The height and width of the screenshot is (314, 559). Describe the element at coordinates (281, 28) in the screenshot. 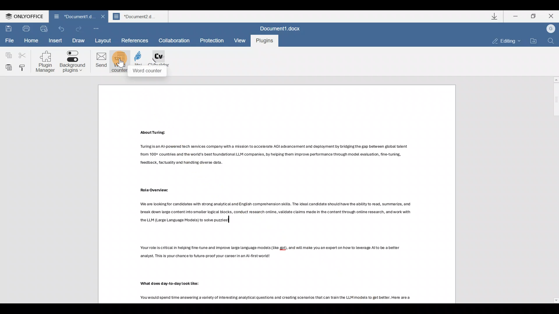

I see `Document.docx` at that location.